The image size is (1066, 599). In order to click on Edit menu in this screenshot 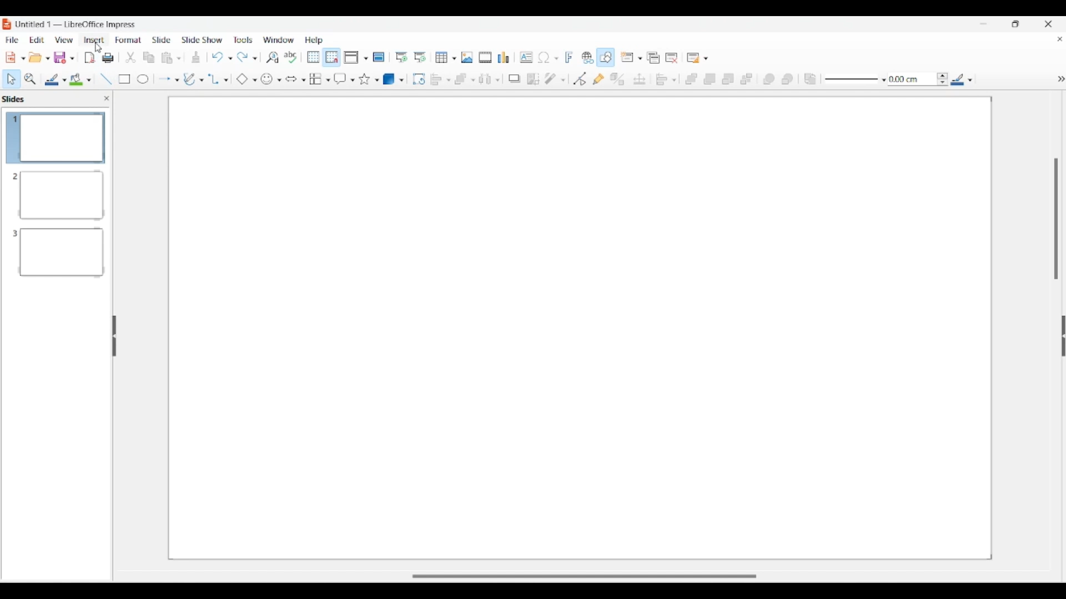, I will do `click(37, 40)`.